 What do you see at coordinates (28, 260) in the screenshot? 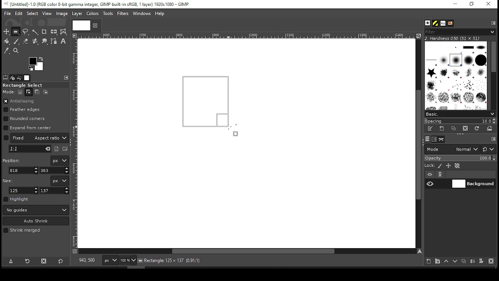
I see `restore tool preset` at bounding box center [28, 260].